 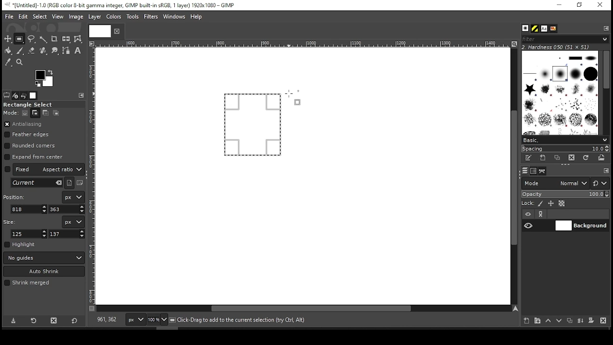 I want to click on , so click(x=98, y=31).